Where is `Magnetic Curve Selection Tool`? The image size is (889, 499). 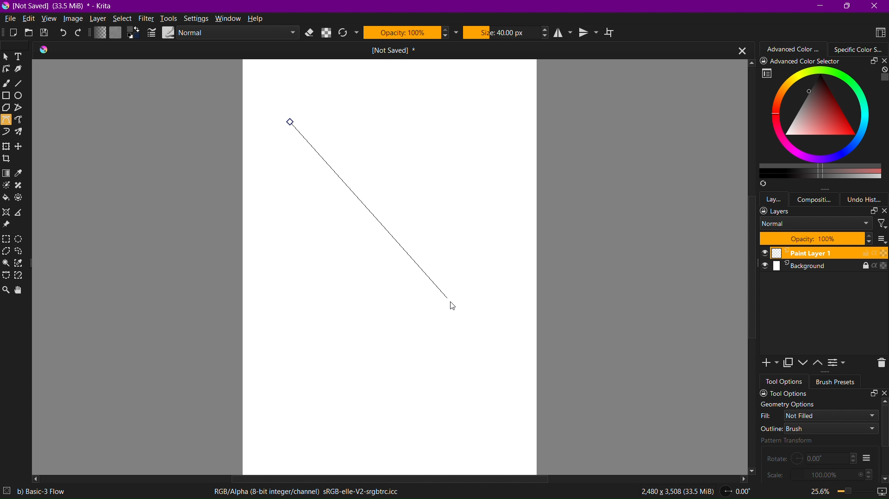
Magnetic Curve Selection Tool is located at coordinates (21, 276).